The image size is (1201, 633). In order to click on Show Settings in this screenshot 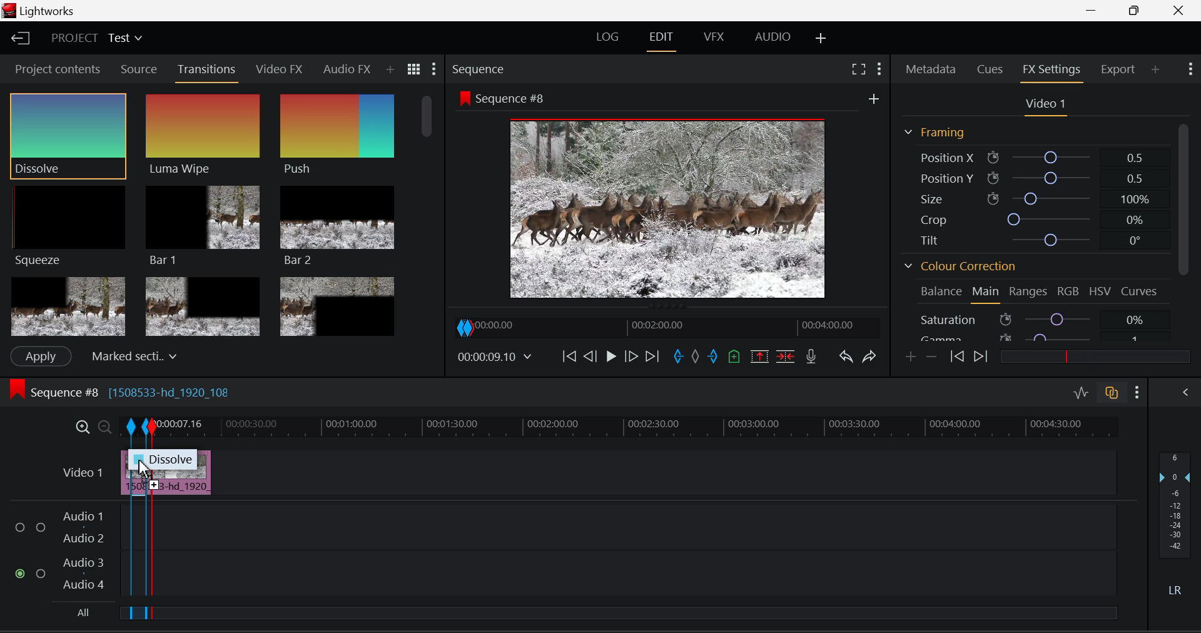, I will do `click(879, 69)`.